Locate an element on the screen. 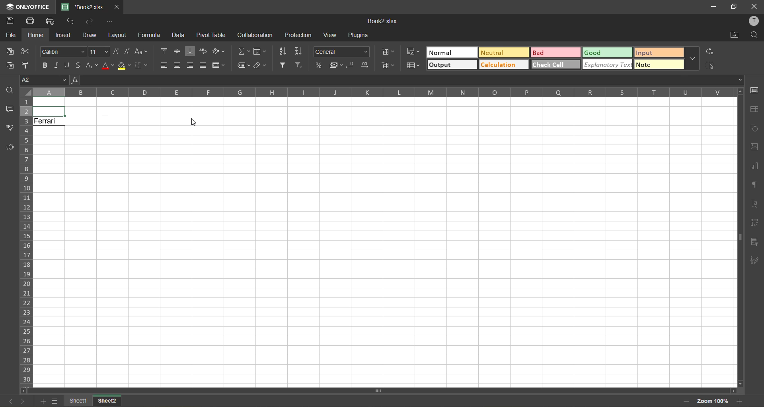 Image resolution: width=764 pixels, height=407 pixels. align bottom is located at coordinates (189, 51).